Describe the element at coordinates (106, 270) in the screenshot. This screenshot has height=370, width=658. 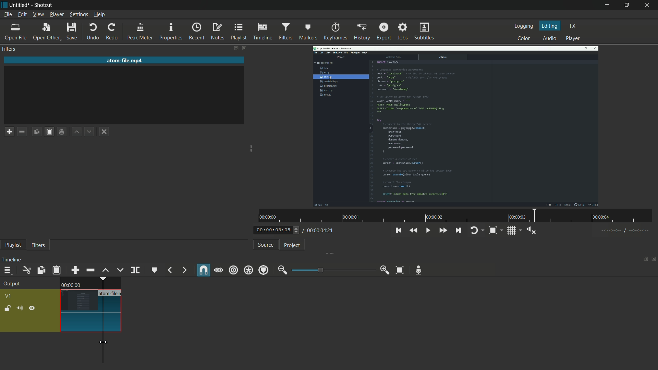
I see `lift` at that location.